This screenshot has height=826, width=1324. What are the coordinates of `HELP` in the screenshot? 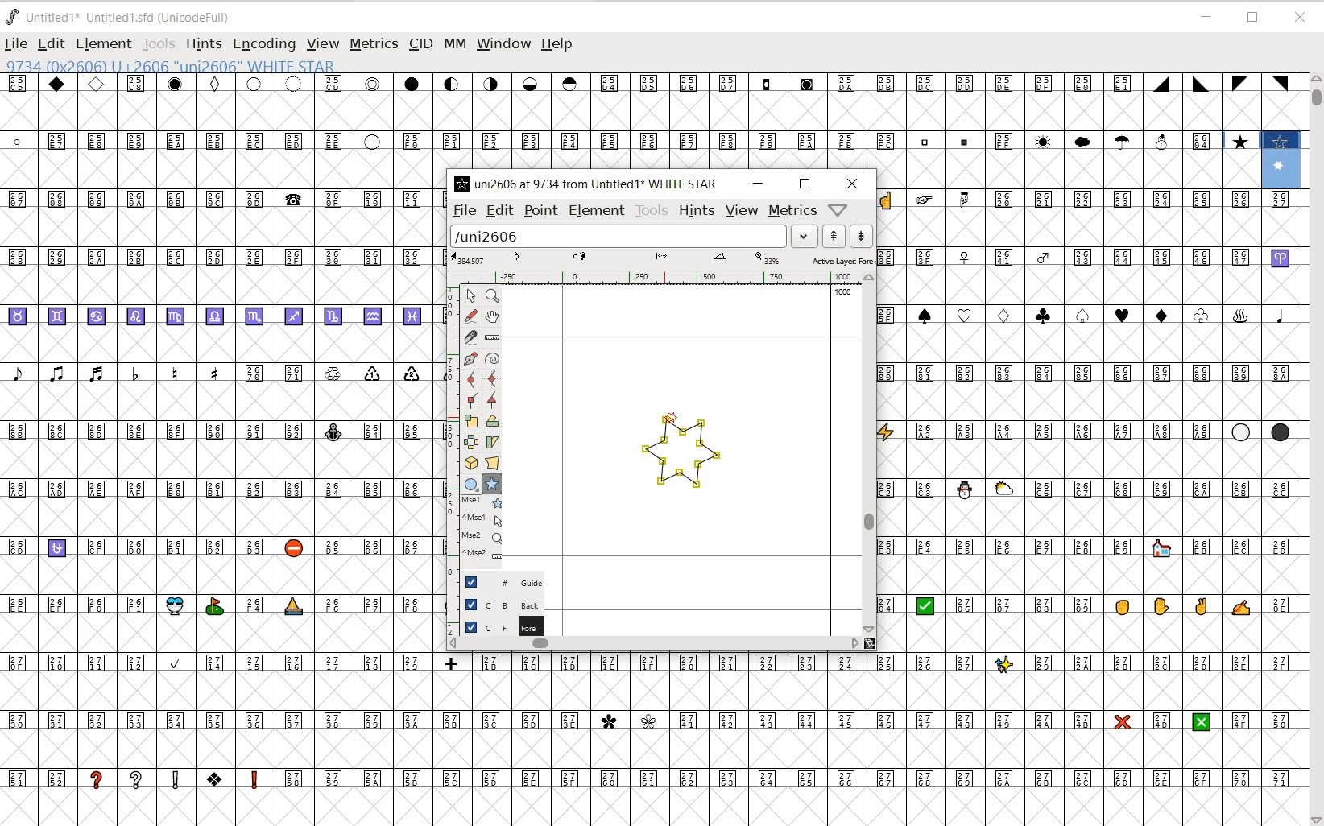 It's located at (559, 45).